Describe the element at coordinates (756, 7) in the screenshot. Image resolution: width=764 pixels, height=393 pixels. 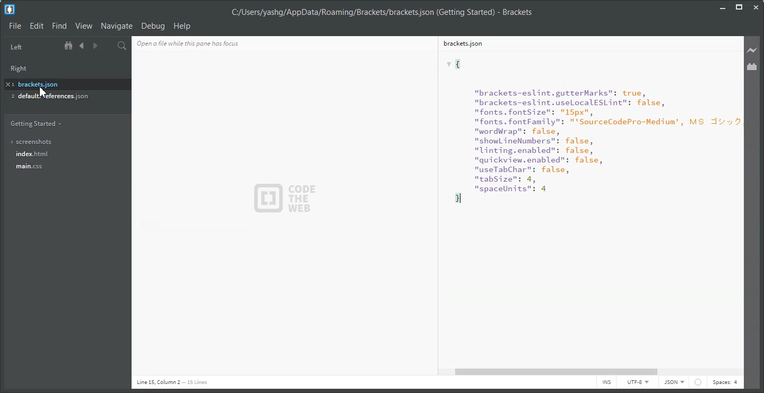
I see `Close` at that location.